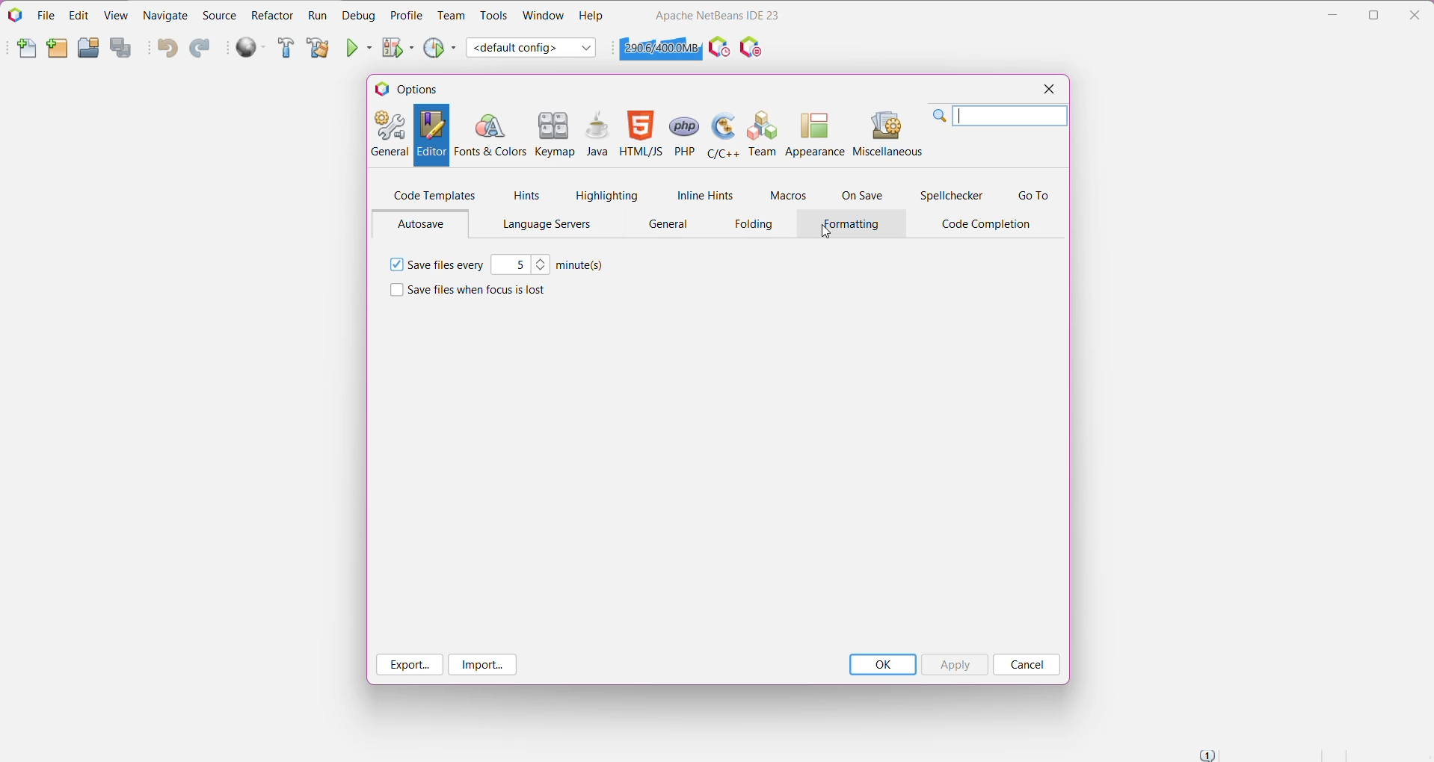  Describe the element at coordinates (389, 135) in the screenshot. I see `General` at that location.